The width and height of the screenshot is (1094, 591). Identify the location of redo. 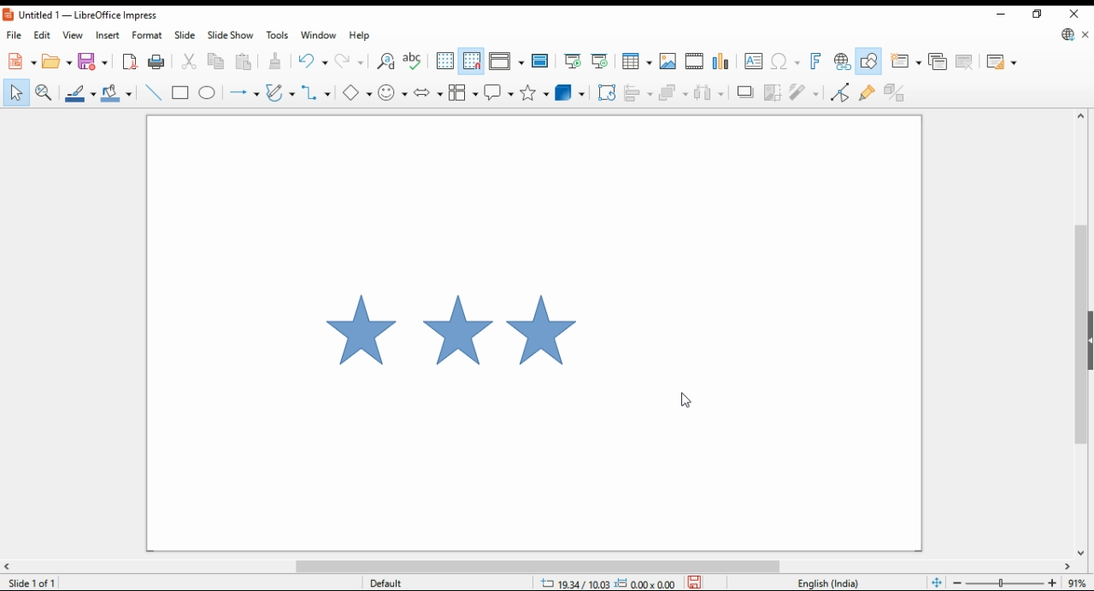
(350, 60).